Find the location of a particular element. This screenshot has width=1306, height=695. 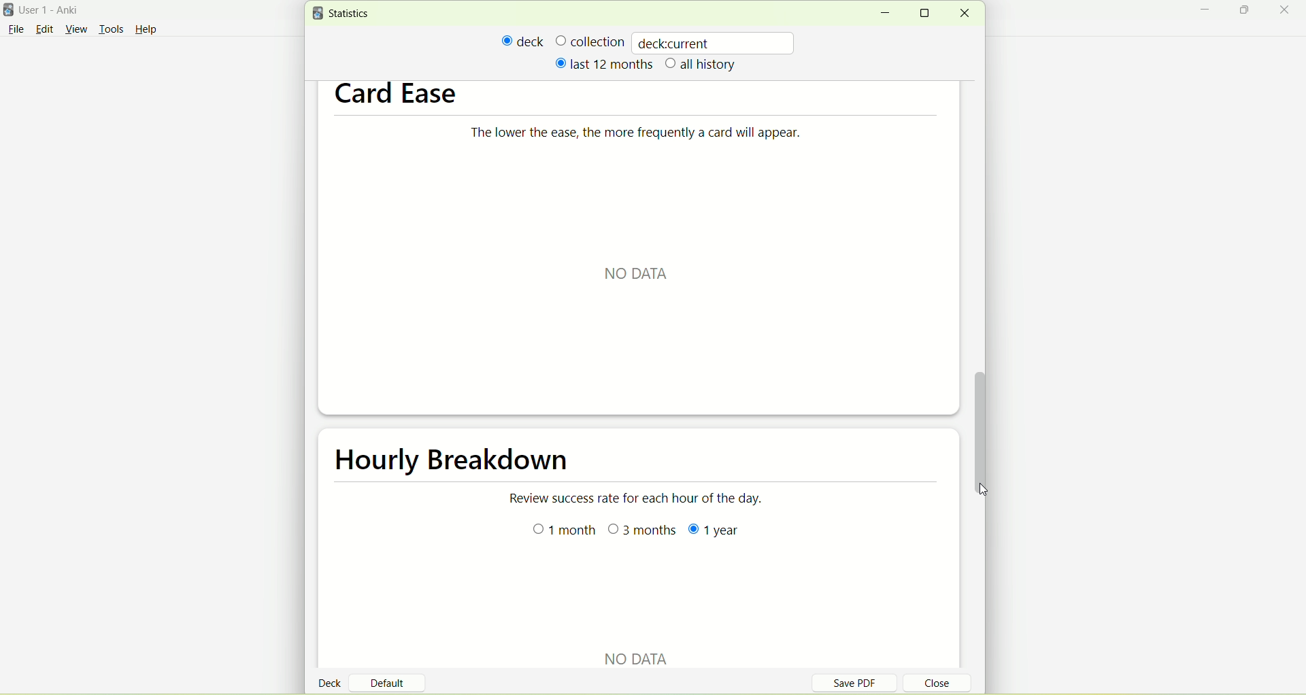

all history is located at coordinates (701, 65).